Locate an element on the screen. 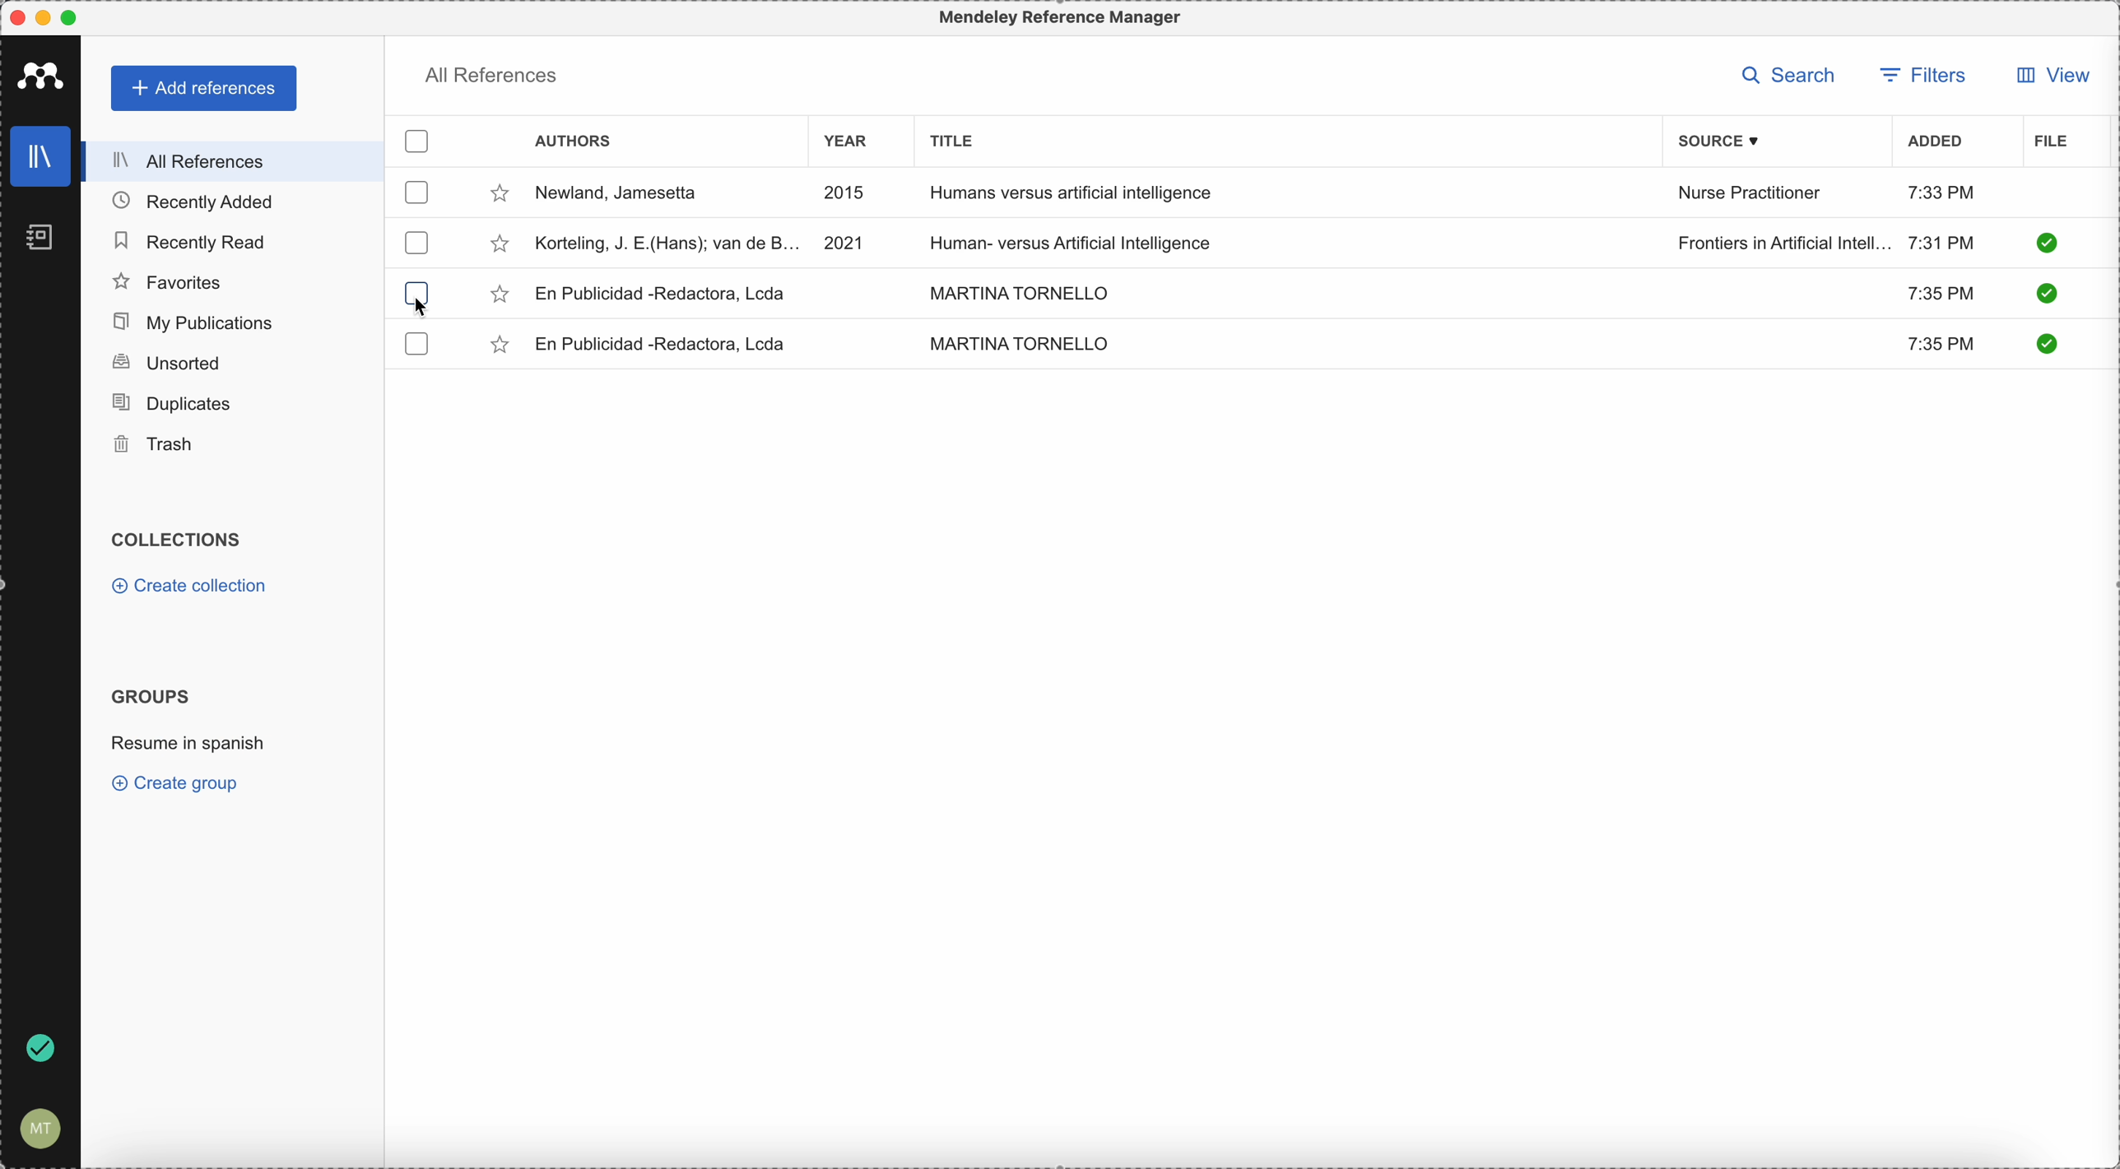 The height and width of the screenshot is (1169, 2120). create group is located at coordinates (179, 782).